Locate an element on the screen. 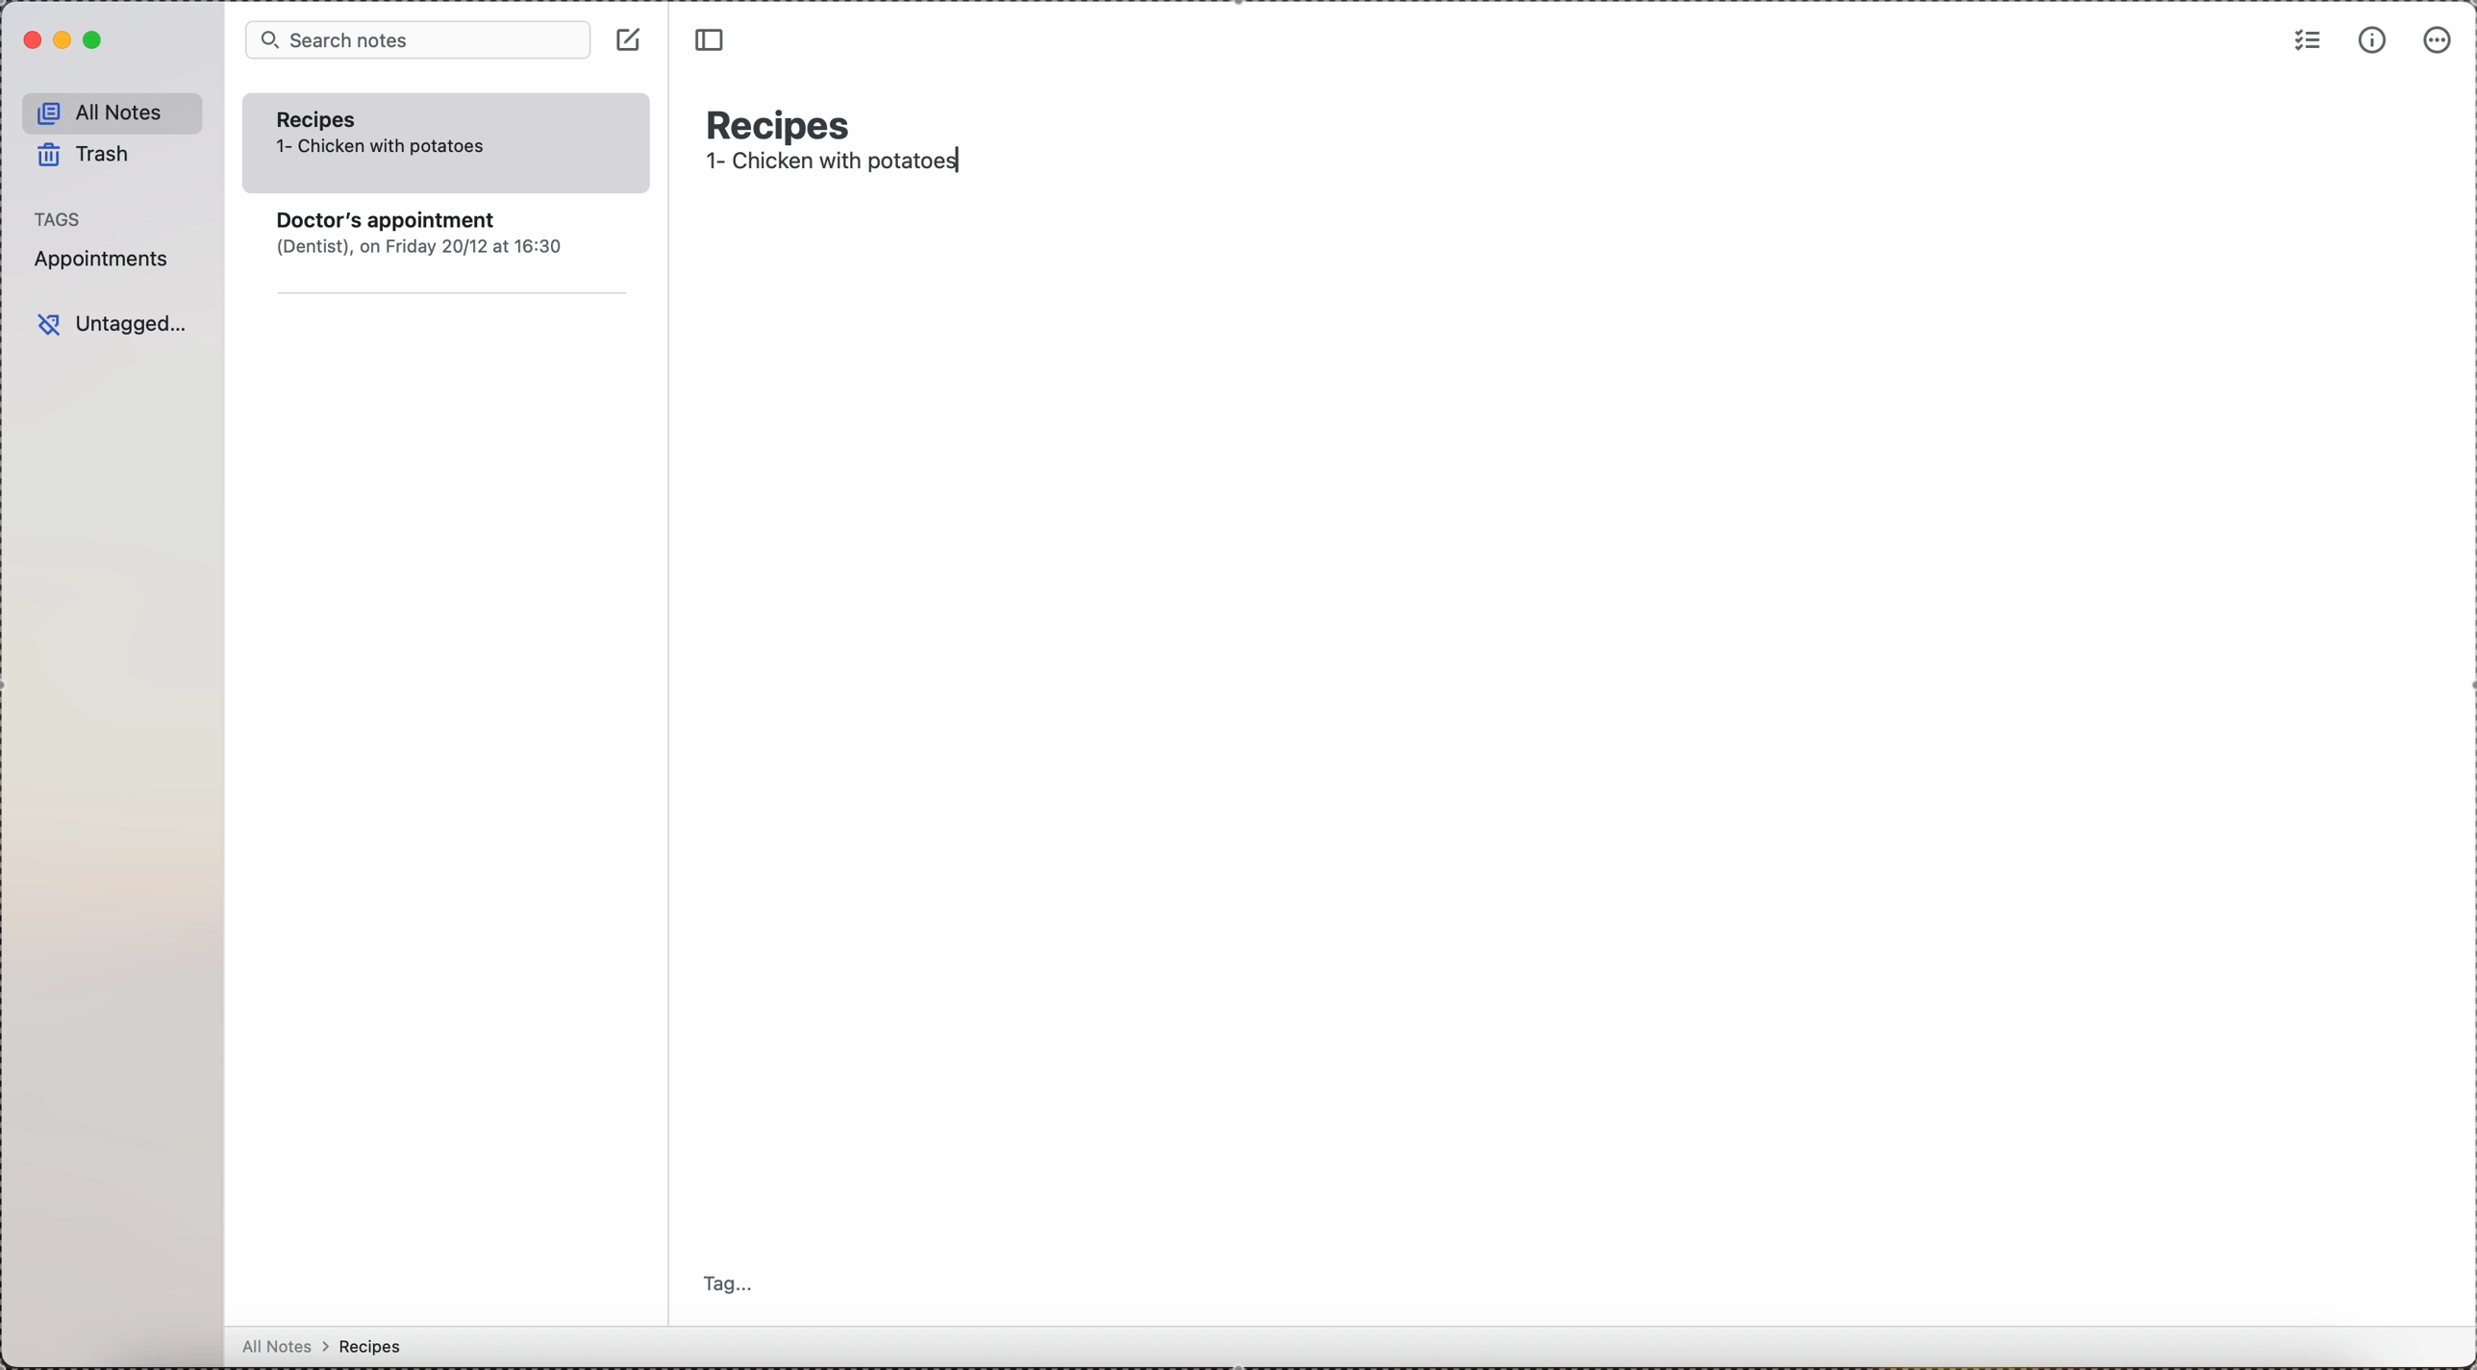 The height and width of the screenshot is (1370, 2477). minimize is located at coordinates (63, 42).